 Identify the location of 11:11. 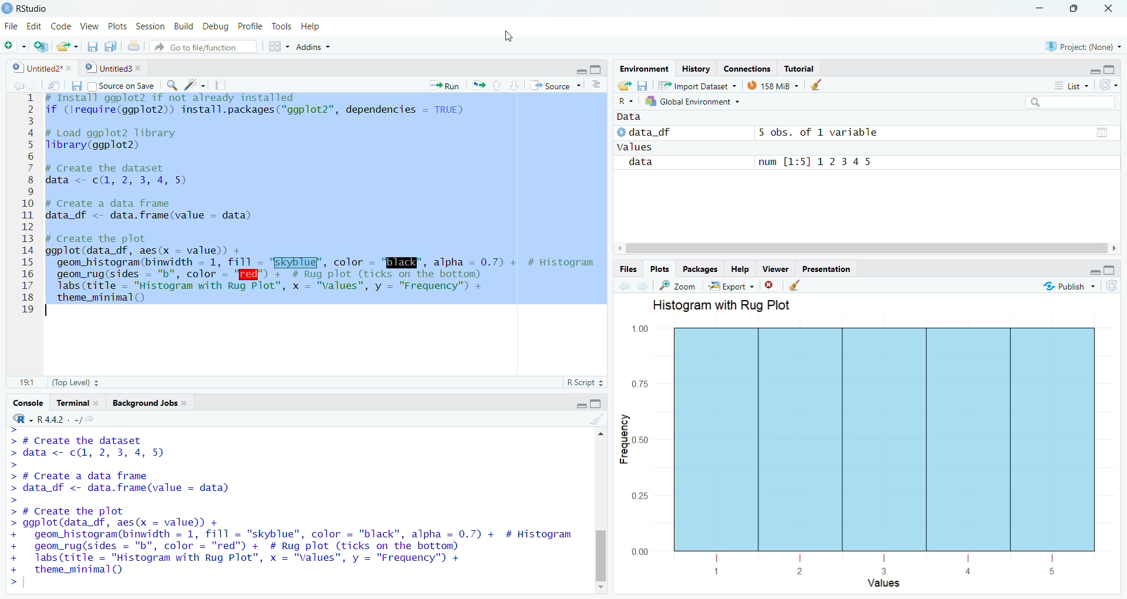
(20, 381).